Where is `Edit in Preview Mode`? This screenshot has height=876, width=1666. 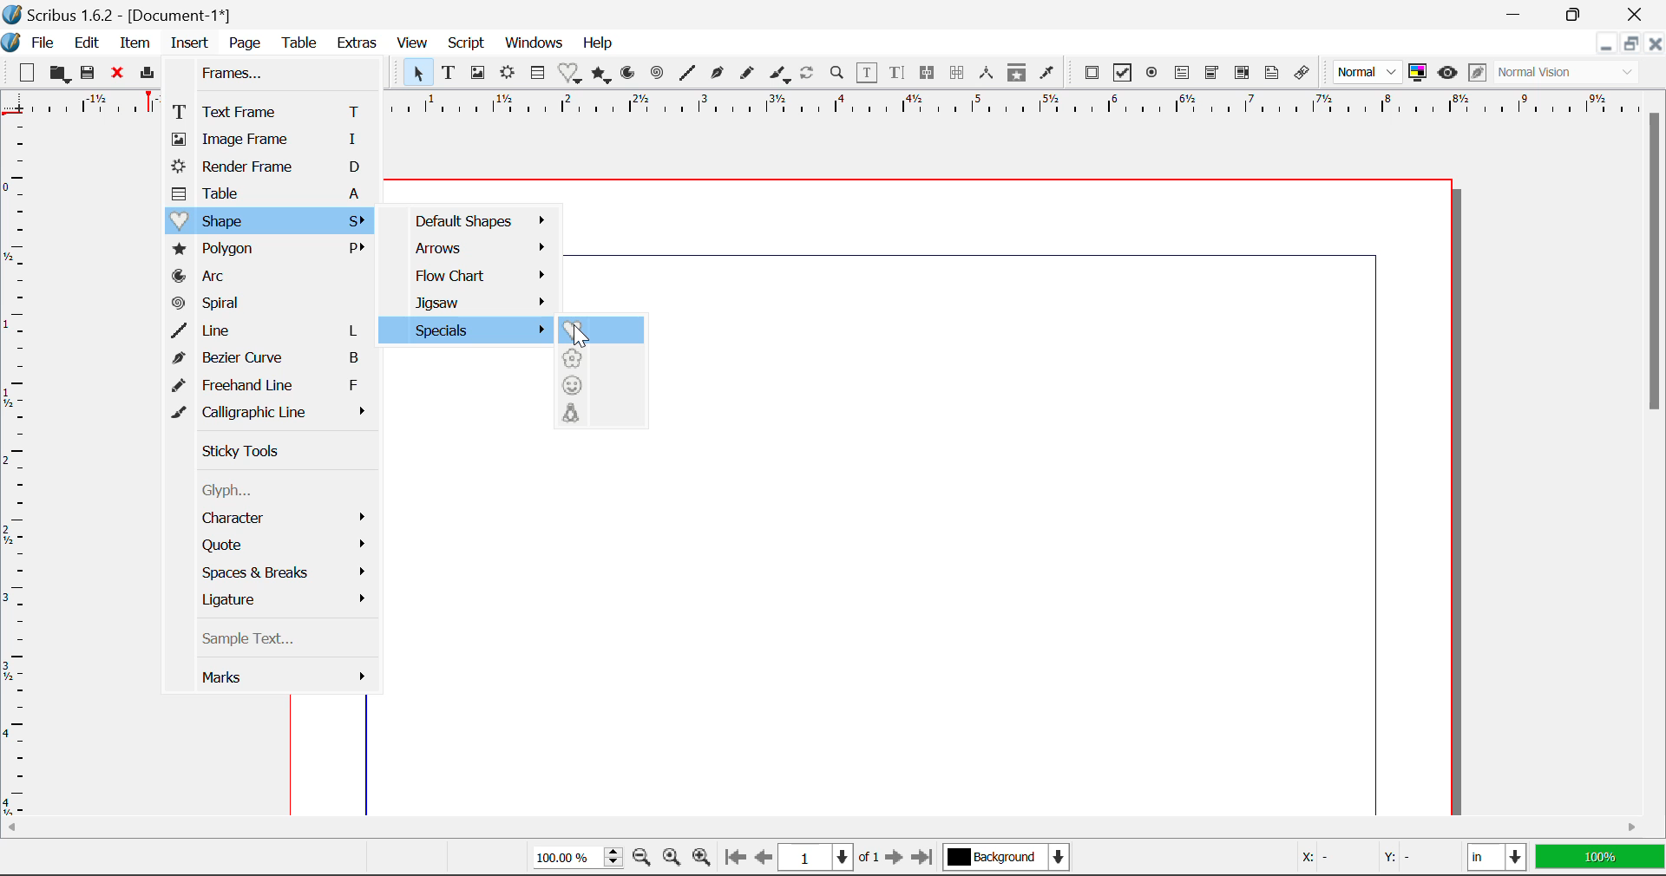 Edit in Preview Mode is located at coordinates (1477, 73).